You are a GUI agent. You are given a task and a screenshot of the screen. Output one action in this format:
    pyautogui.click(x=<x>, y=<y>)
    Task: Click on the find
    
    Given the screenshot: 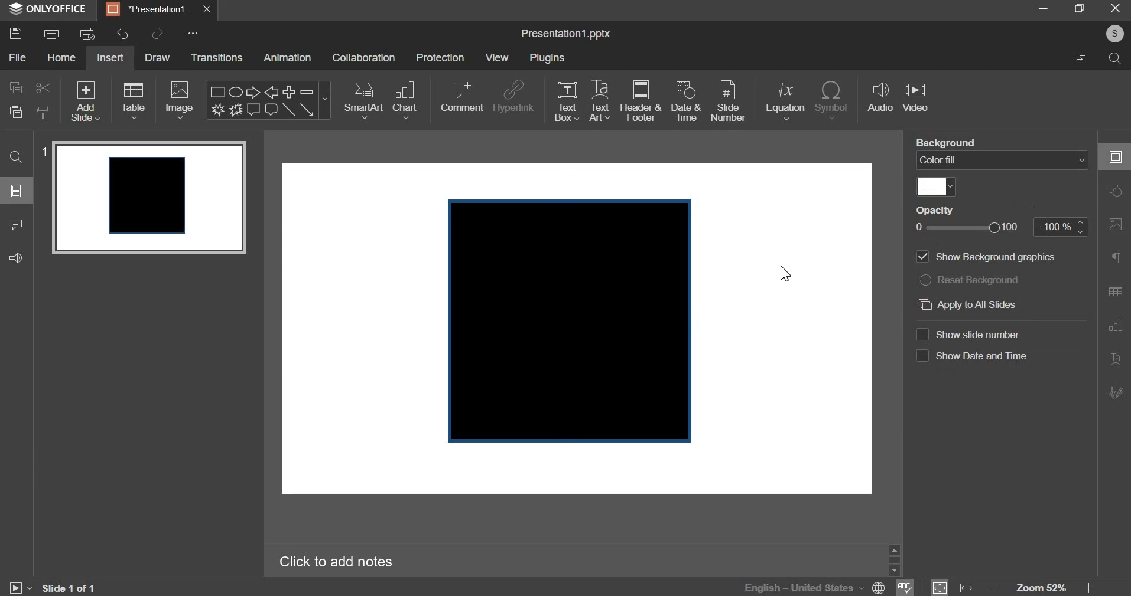 What is the action you would take?
    pyautogui.click(x=17, y=156)
    